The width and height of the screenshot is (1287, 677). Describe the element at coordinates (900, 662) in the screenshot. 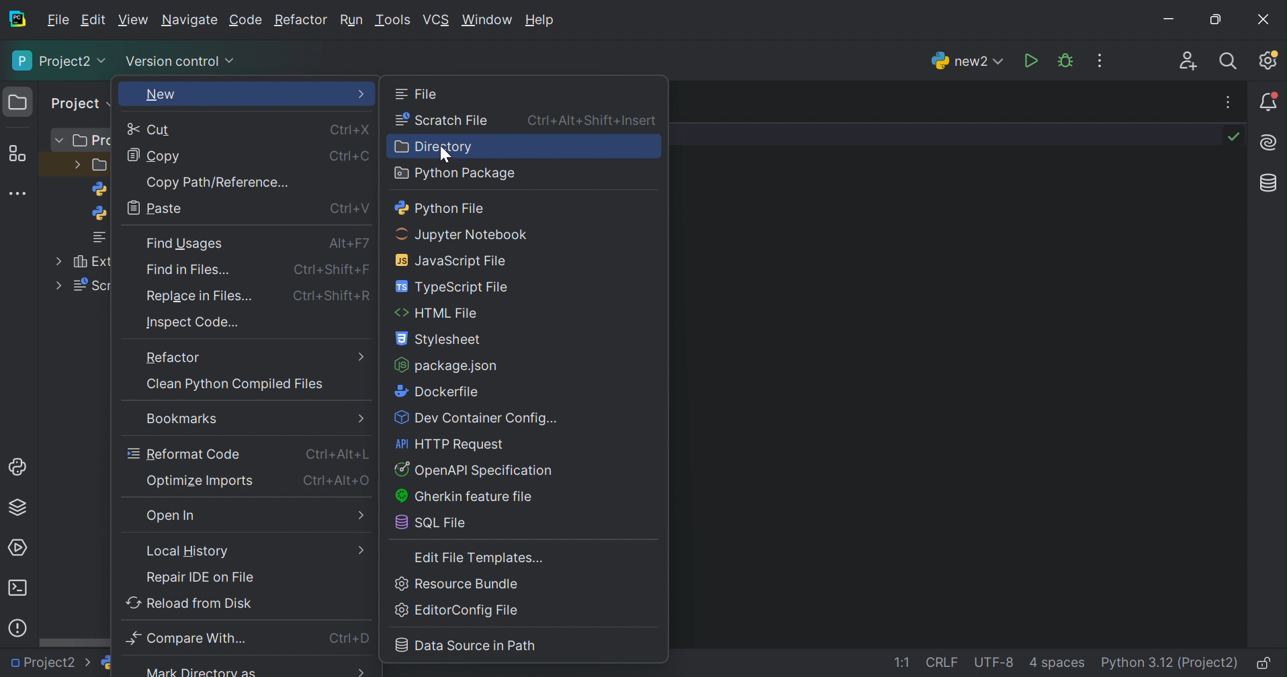

I see `1:1` at that location.